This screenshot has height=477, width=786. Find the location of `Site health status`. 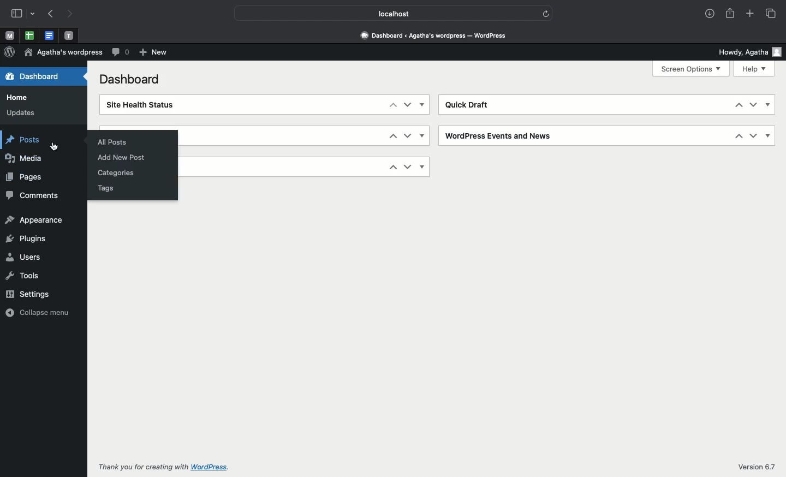

Site health status is located at coordinates (153, 105).